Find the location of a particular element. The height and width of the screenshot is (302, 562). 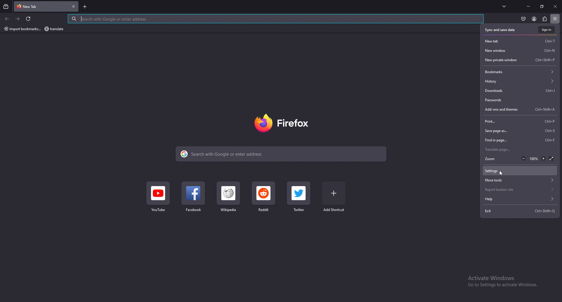

extensions is located at coordinates (545, 19).